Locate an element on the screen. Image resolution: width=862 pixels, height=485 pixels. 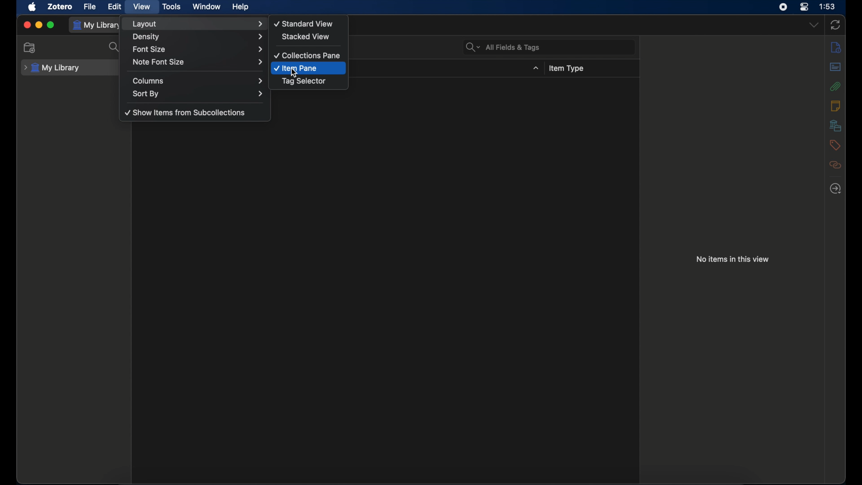
info is located at coordinates (836, 48).